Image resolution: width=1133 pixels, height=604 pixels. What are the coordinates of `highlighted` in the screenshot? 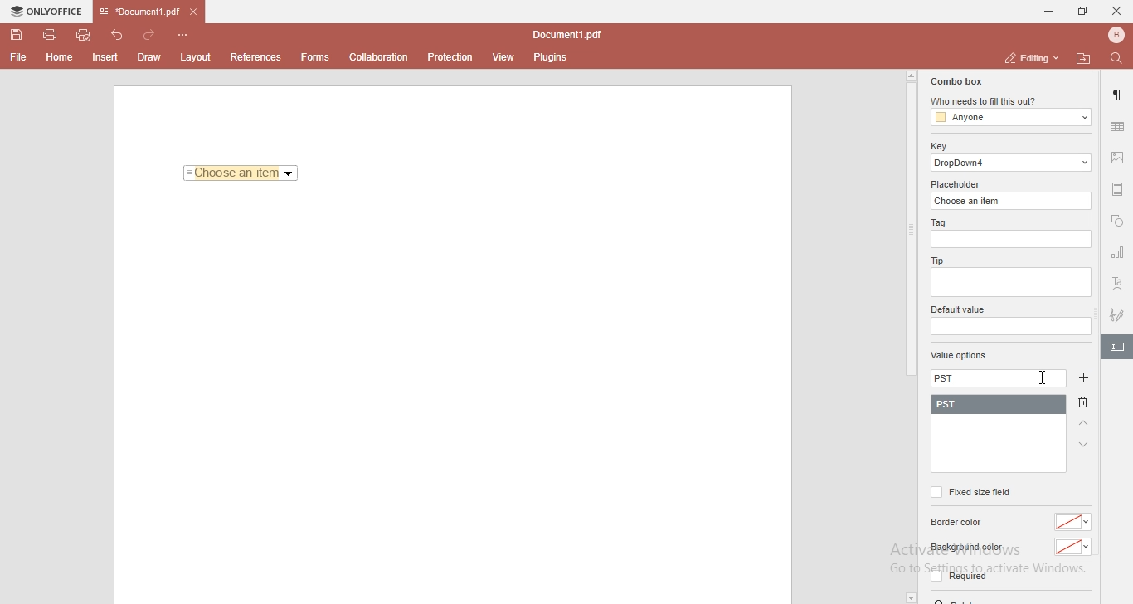 It's located at (1116, 348).